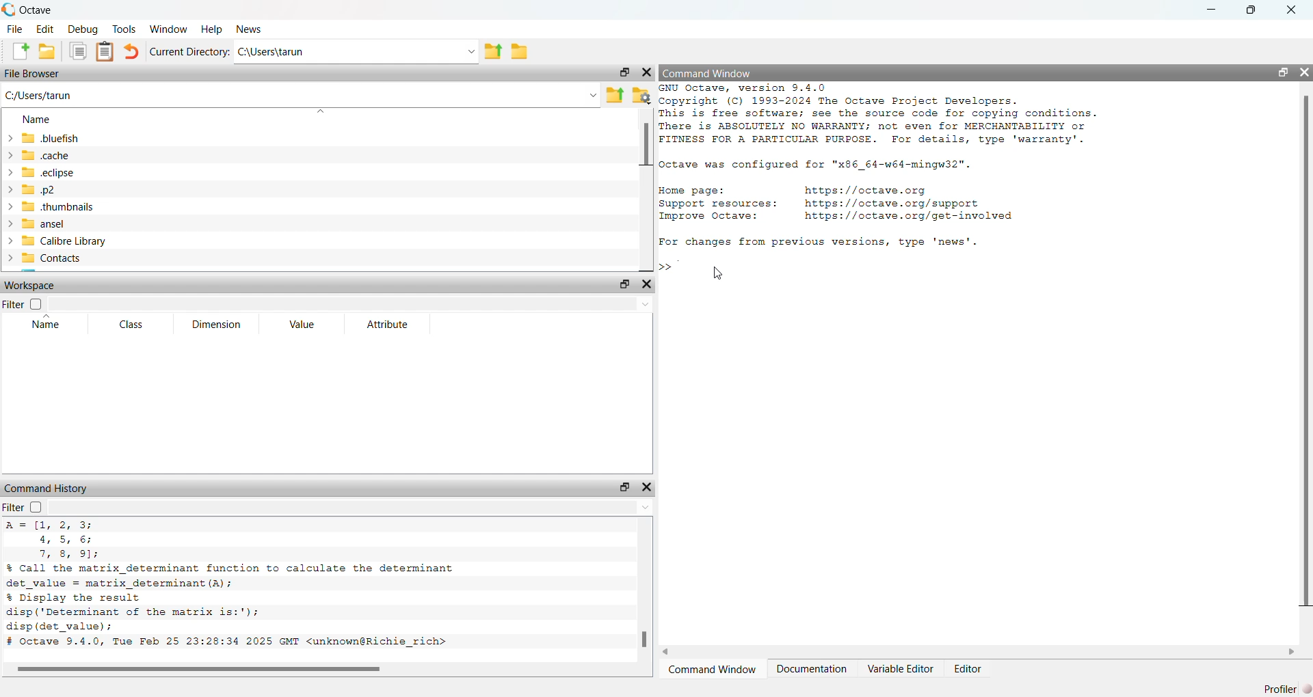 The image size is (1313, 697). I want to click on maximize, so click(1249, 10).